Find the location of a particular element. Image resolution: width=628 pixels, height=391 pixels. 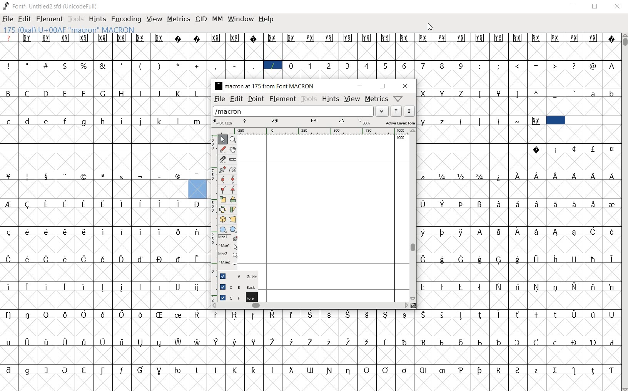

Symbol is located at coordinates (85, 259).